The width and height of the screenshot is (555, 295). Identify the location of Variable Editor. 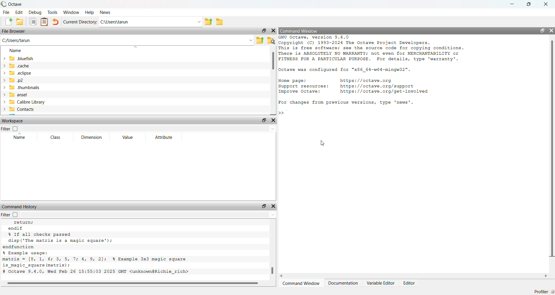
(380, 283).